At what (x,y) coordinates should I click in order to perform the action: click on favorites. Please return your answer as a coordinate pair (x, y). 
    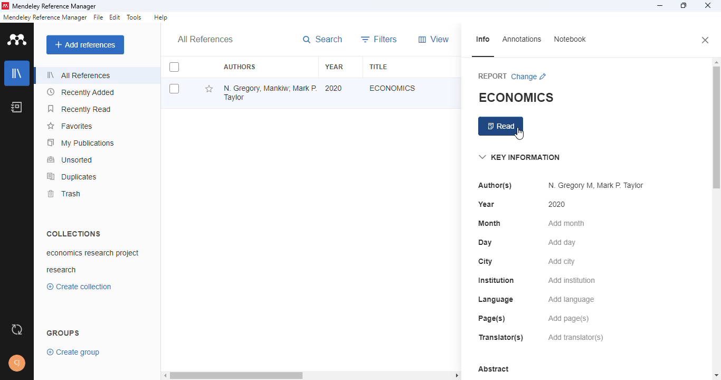
    Looking at the image, I should click on (71, 126).